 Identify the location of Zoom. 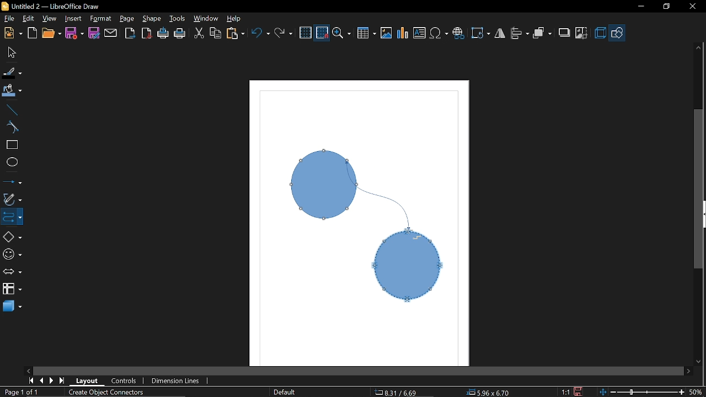
(343, 33).